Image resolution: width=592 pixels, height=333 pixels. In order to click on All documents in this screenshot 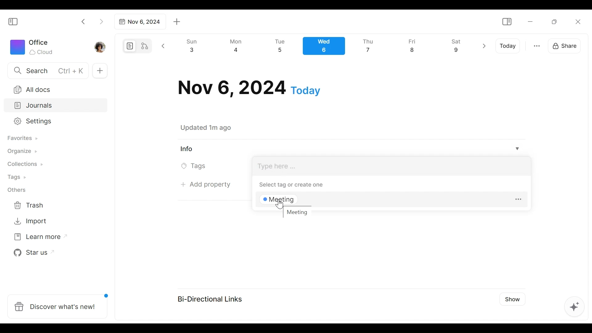, I will do `click(53, 88)`.